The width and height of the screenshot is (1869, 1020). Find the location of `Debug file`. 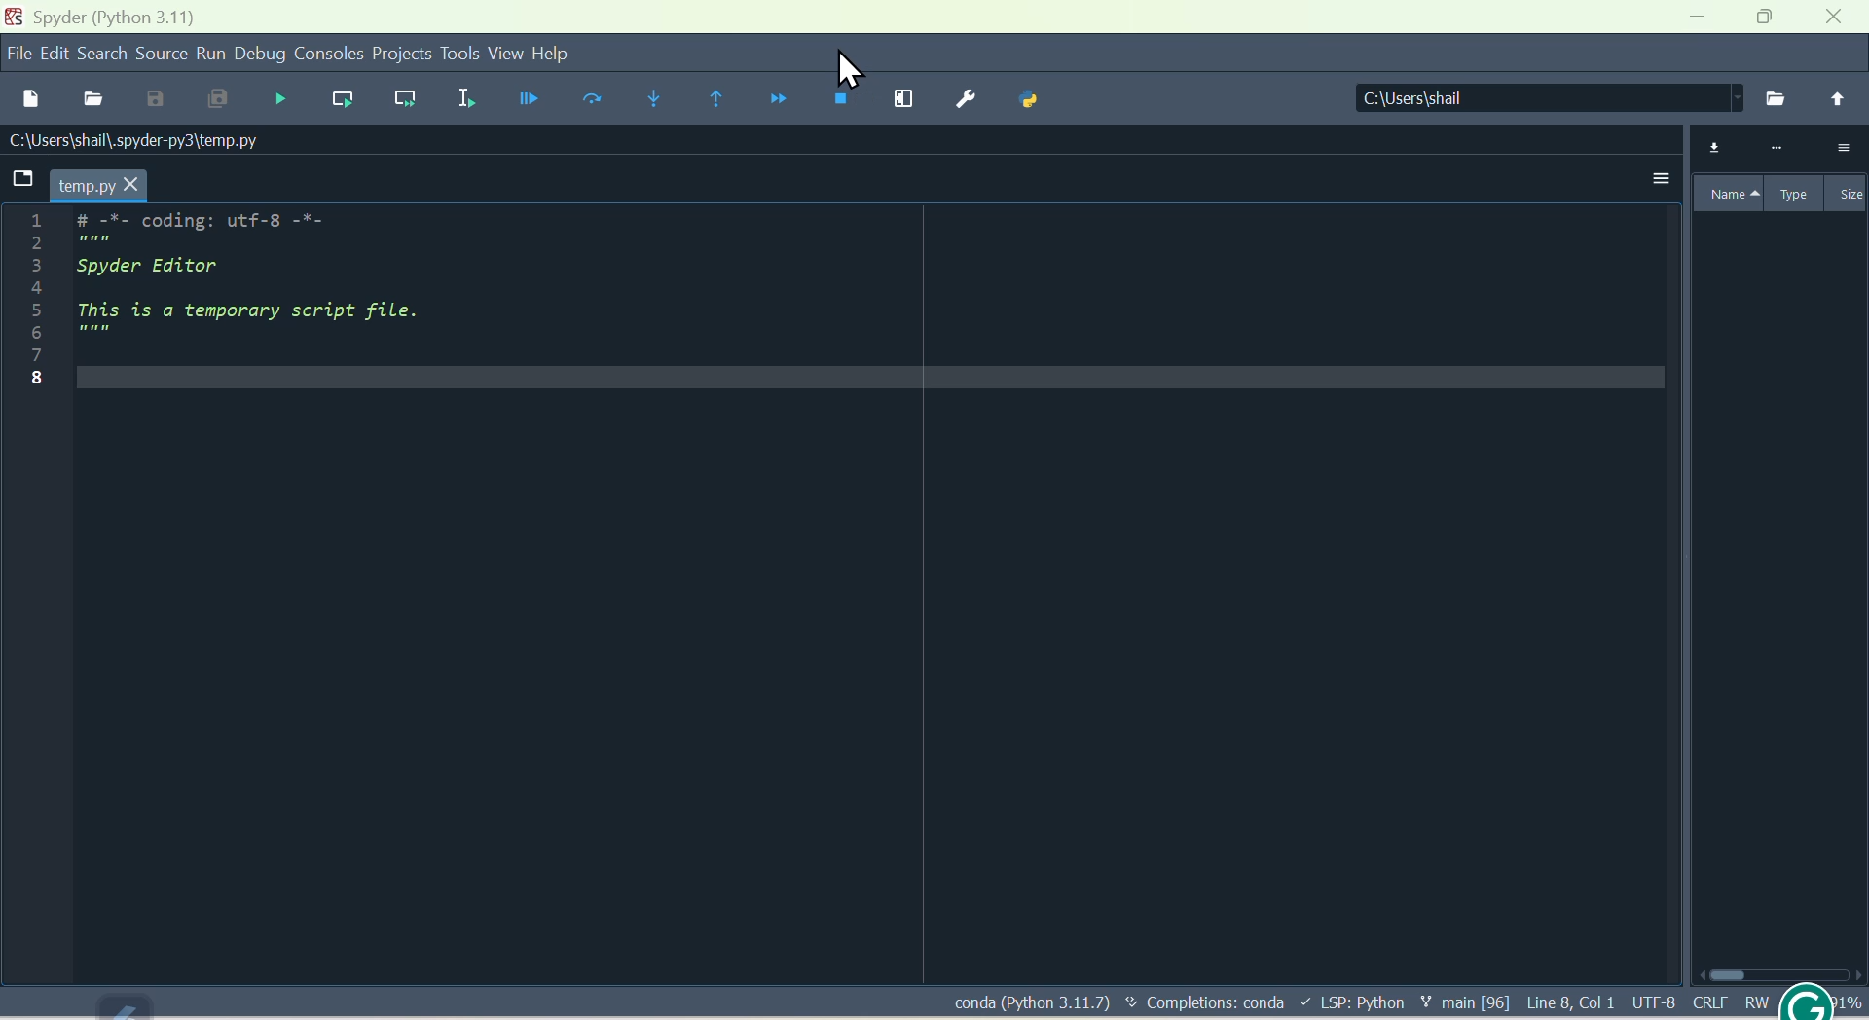

Debug file is located at coordinates (278, 98).